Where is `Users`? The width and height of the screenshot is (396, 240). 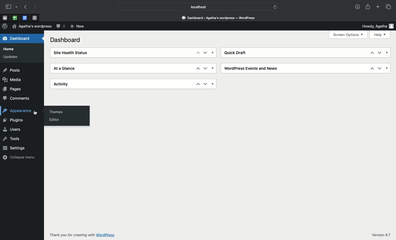 Users is located at coordinates (11, 129).